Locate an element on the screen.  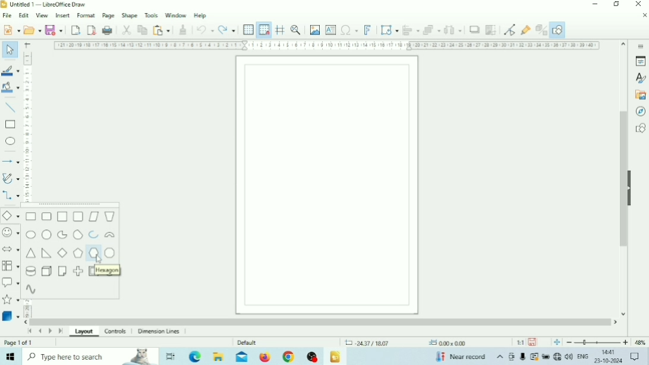
Circle pie is located at coordinates (62, 234).